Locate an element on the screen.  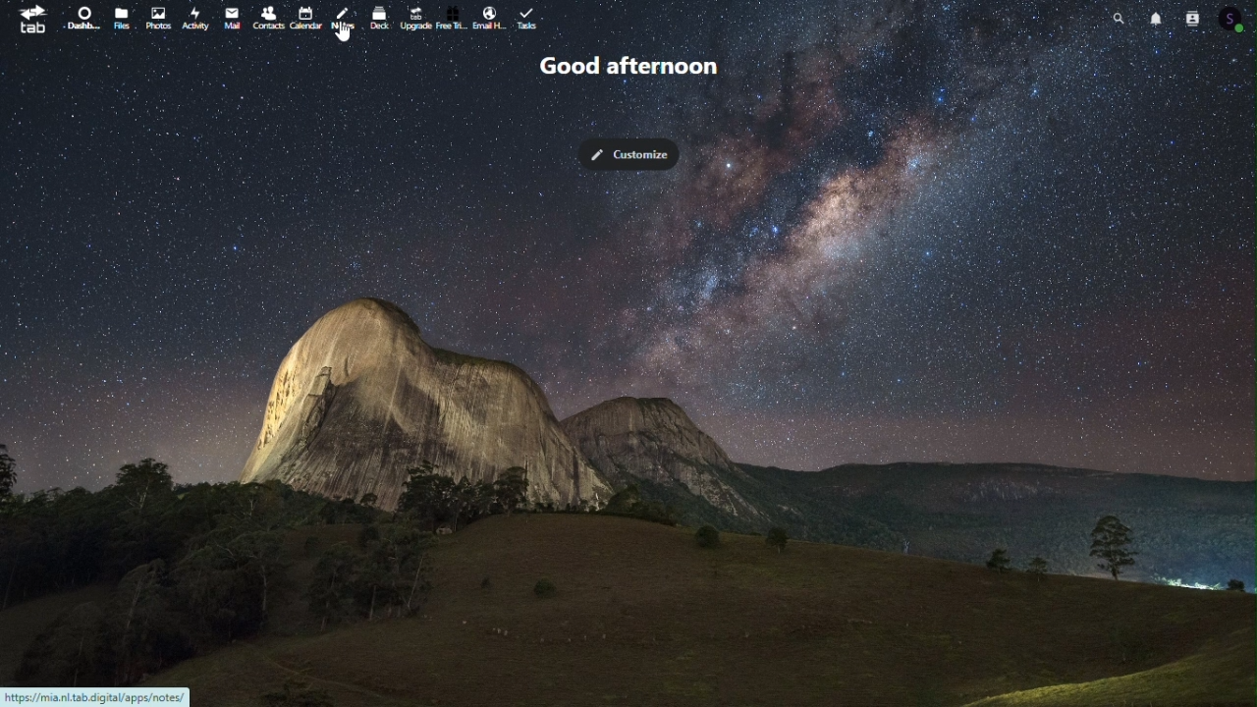
upgrade is located at coordinates (412, 16).